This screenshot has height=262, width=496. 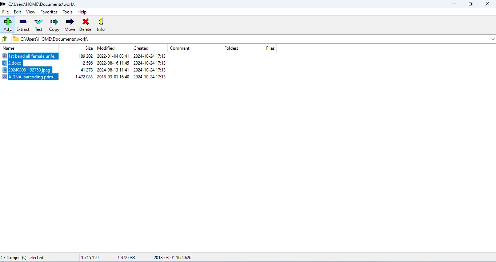 What do you see at coordinates (487, 4) in the screenshot?
I see `close` at bounding box center [487, 4].